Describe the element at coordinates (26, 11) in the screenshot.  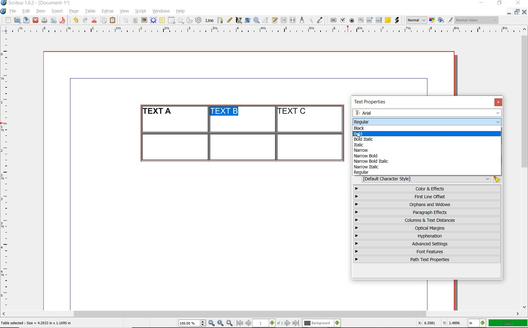
I see `edit` at that location.